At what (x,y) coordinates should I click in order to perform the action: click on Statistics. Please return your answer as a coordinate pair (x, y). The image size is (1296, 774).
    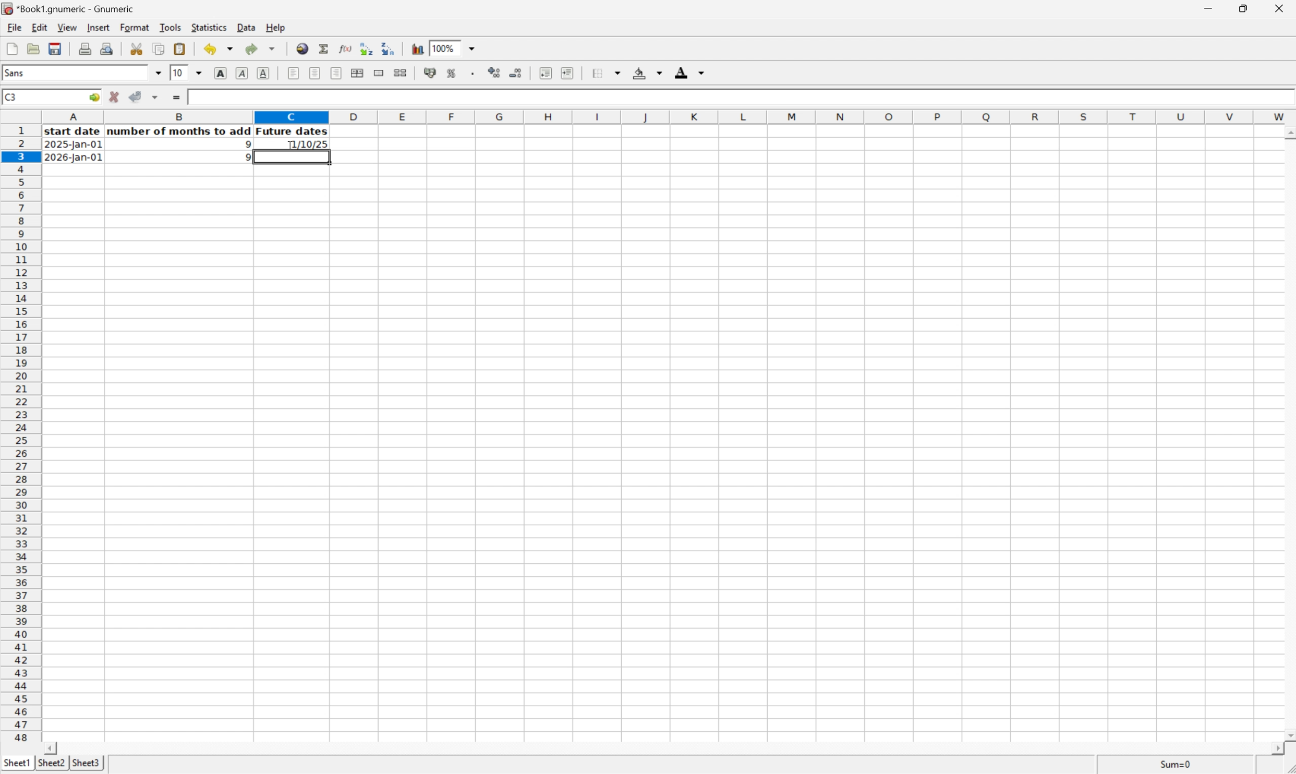
    Looking at the image, I should click on (209, 26).